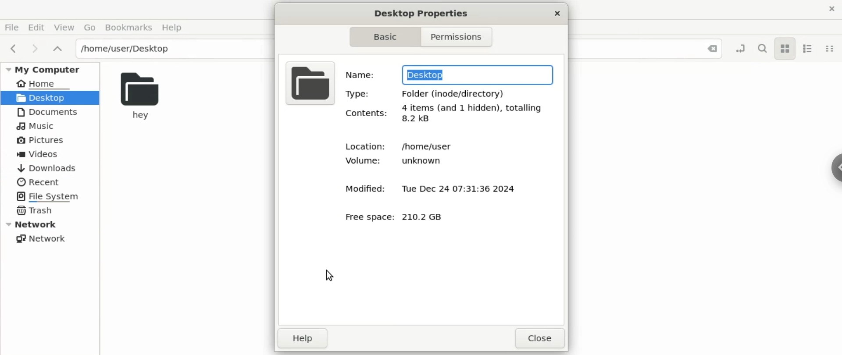 The width and height of the screenshot is (842, 355). Describe the element at coordinates (50, 168) in the screenshot. I see `downloads` at that location.